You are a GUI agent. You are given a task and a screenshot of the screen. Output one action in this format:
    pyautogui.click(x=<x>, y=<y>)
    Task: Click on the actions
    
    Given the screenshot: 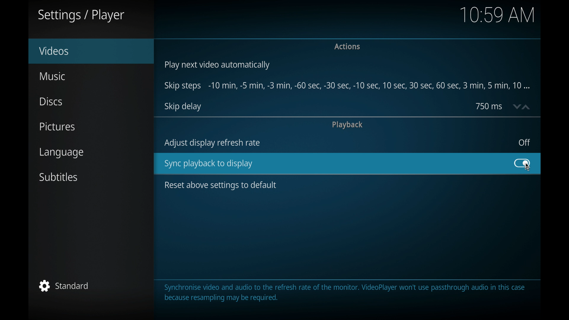 What is the action you would take?
    pyautogui.click(x=347, y=47)
    